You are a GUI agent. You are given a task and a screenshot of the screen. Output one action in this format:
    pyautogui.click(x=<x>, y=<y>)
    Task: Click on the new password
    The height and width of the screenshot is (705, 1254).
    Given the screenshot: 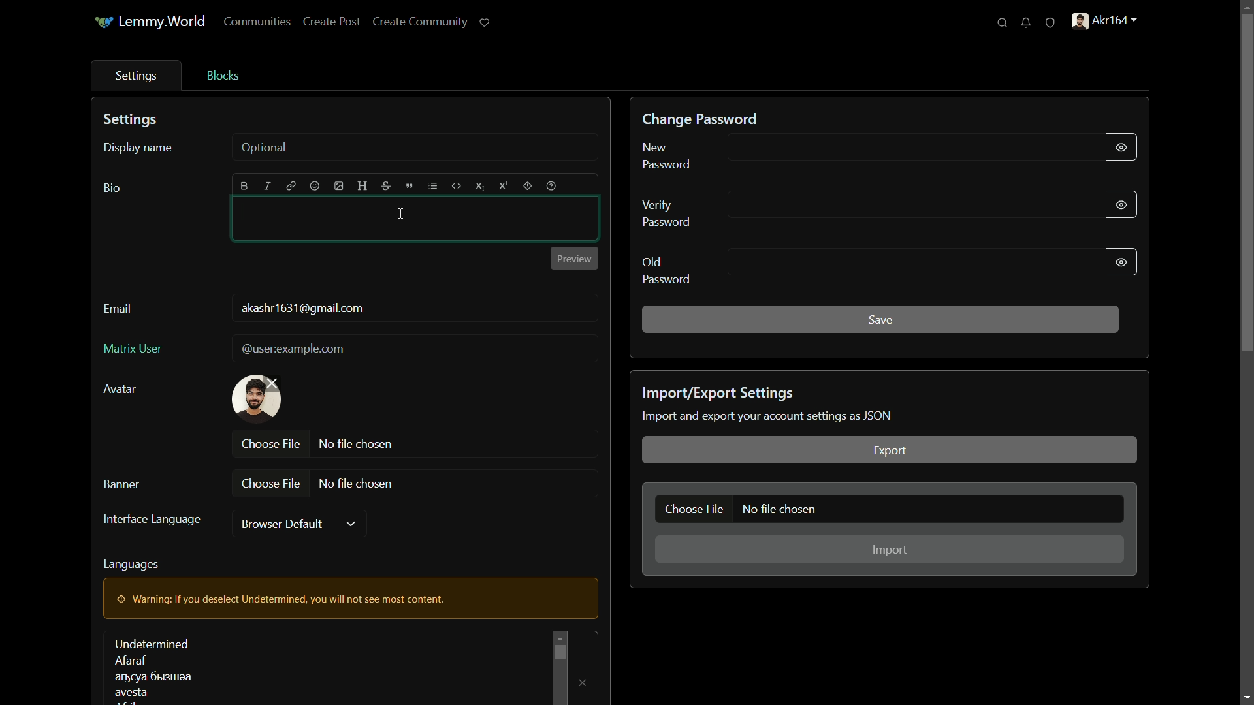 What is the action you would take?
    pyautogui.click(x=667, y=156)
    